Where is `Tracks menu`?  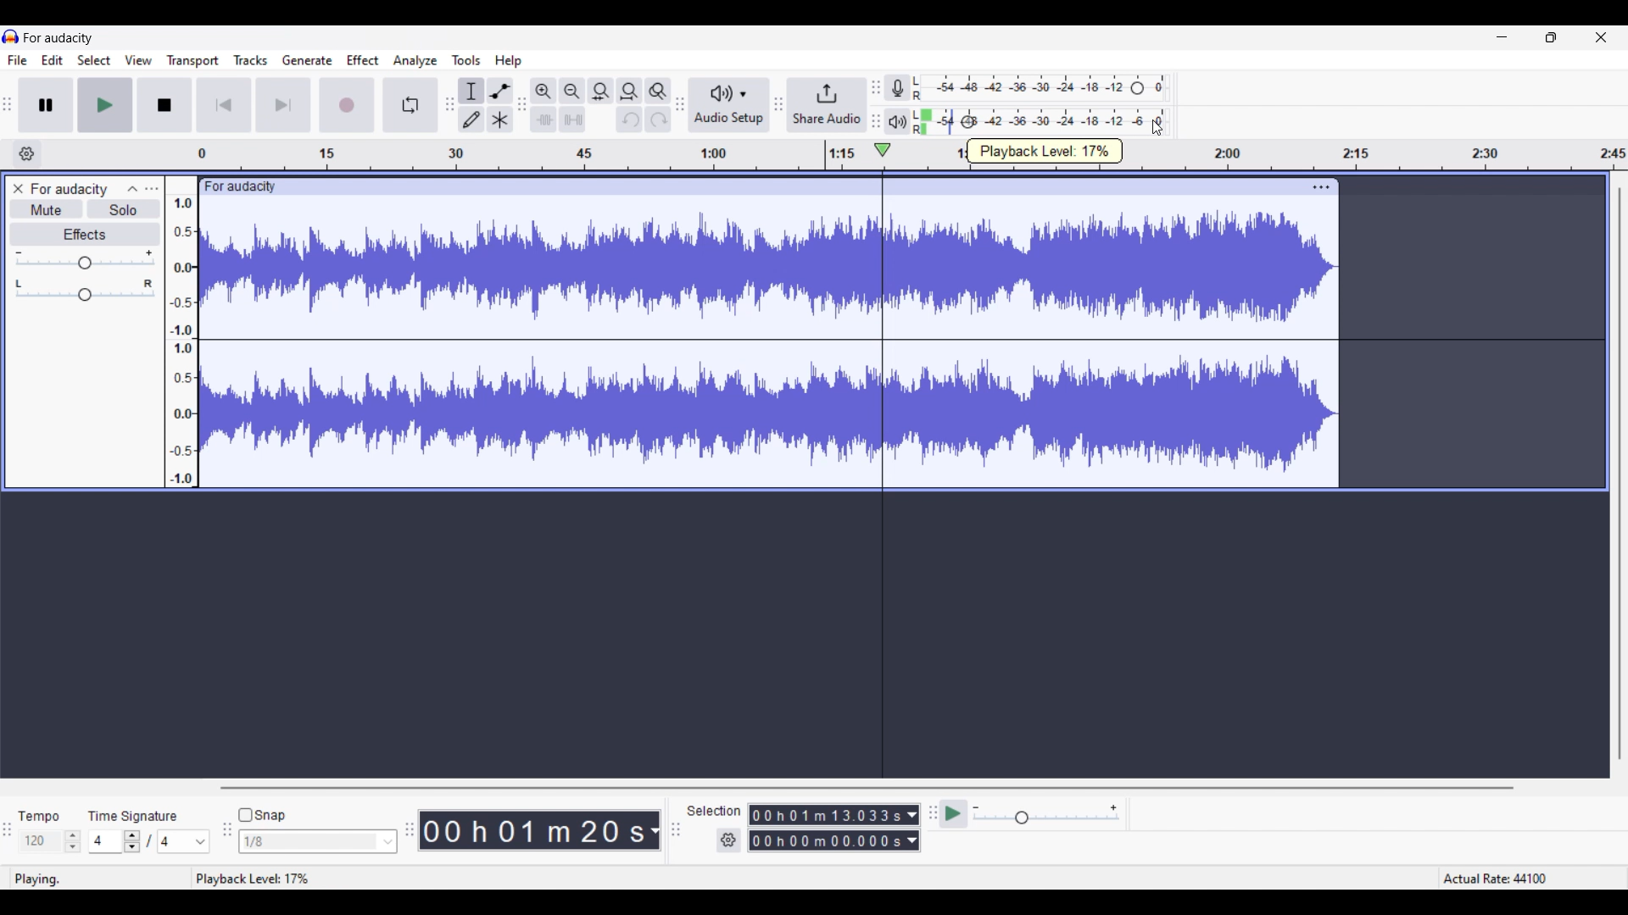 Tracks menu is located at coordinates (251, 59).